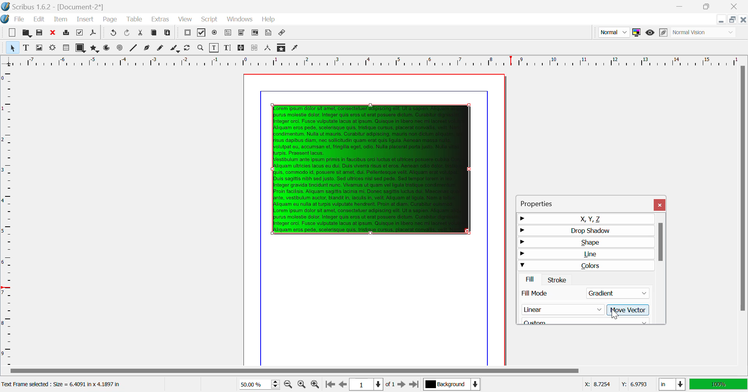 Image resolution: width=748 pixels, height=392 pixels. What do you see at coordinates (585, 243) in the screenshot?
I see `Shape` at bounding box center [585, 243].